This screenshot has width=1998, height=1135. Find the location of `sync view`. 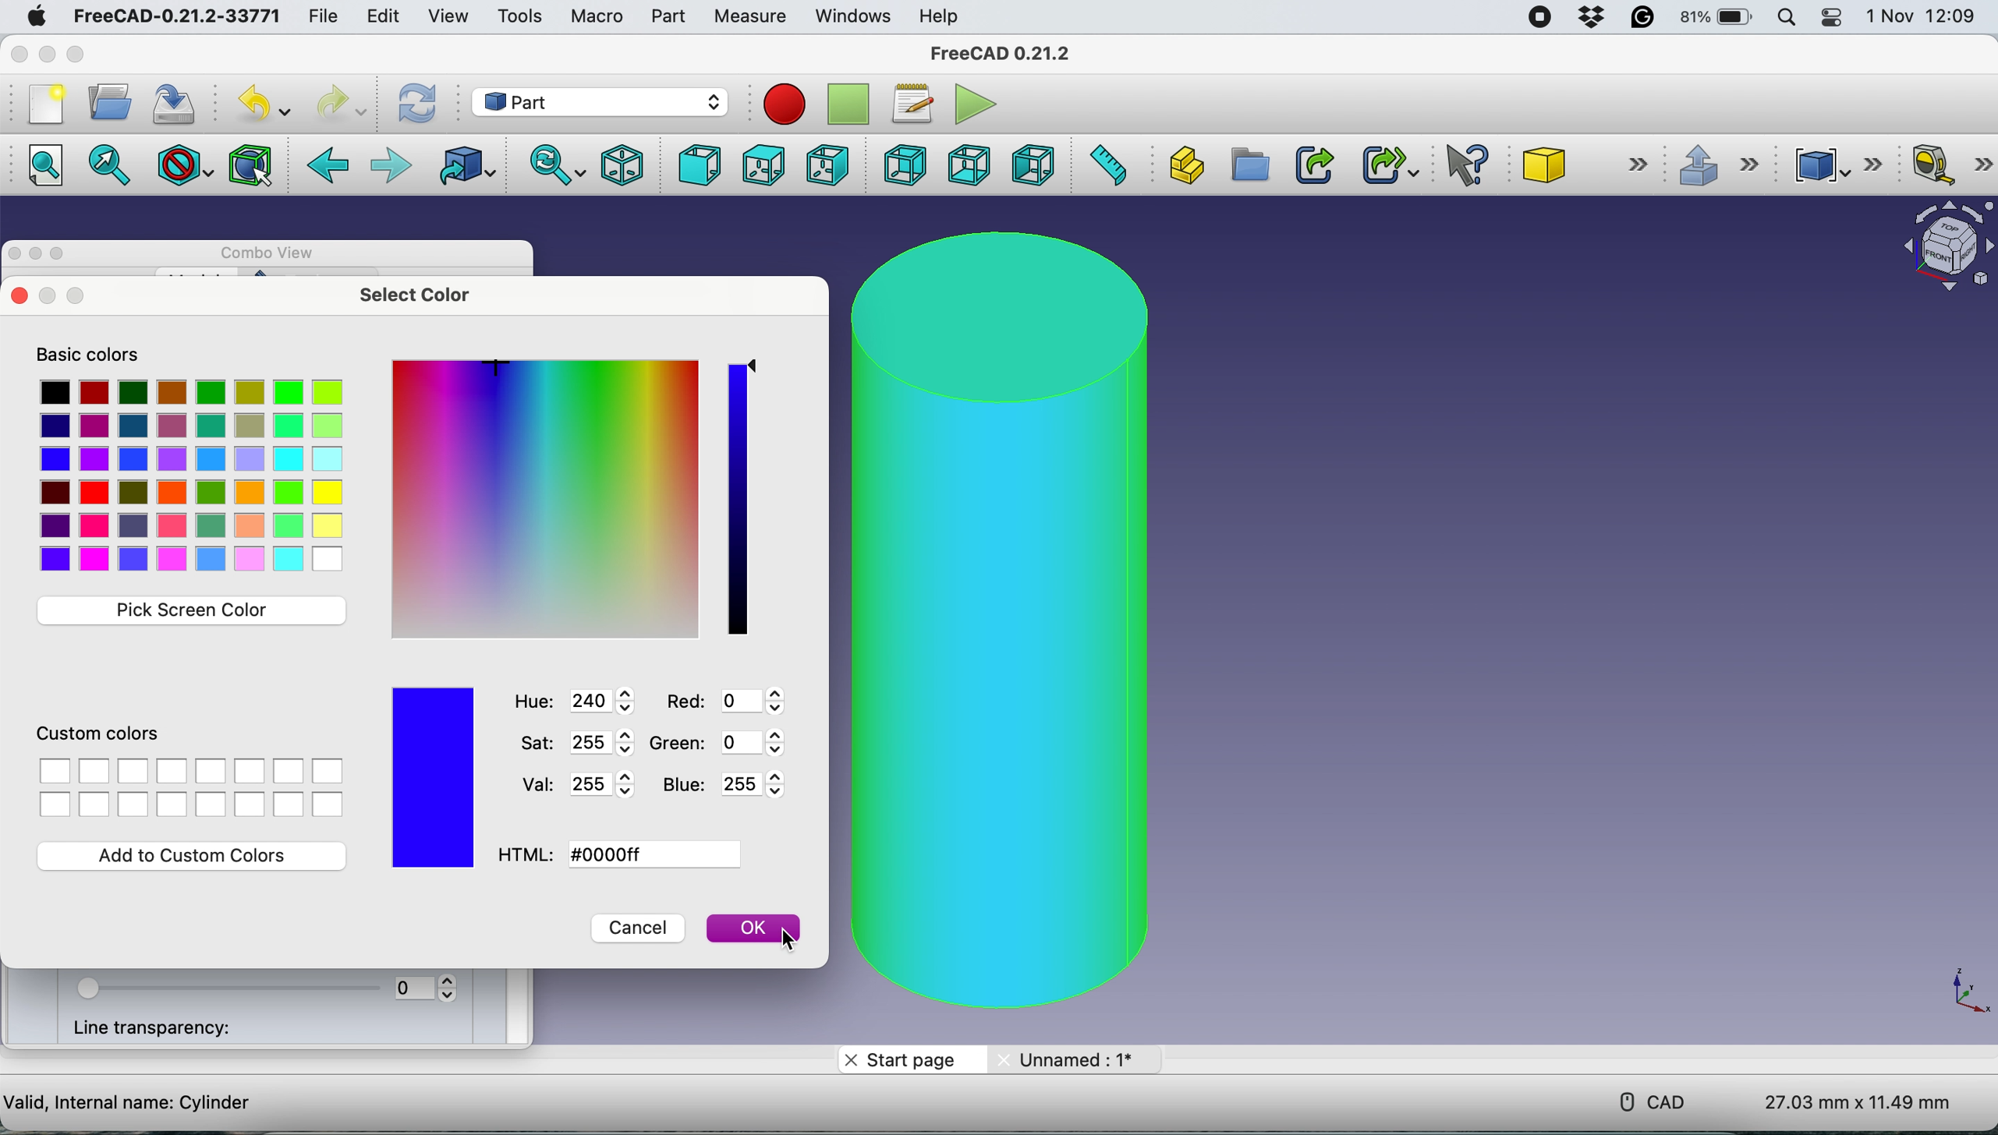

sync view is located at coordinates (554, 164).